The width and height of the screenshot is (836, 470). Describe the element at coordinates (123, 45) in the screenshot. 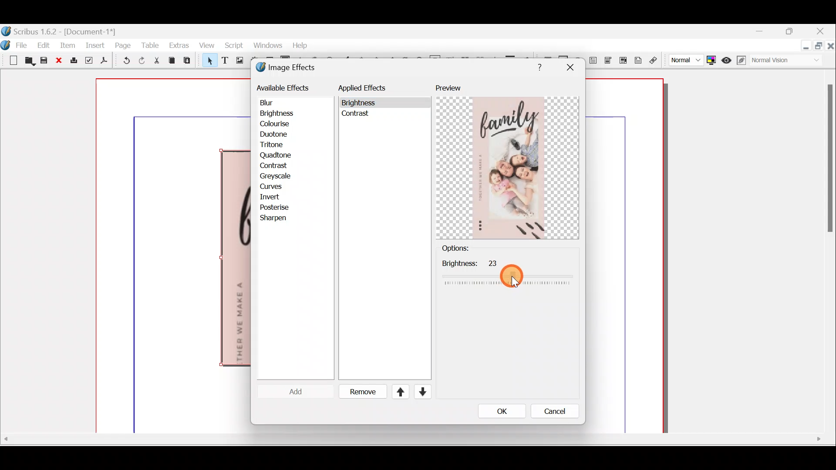

I see `Page` at that location.